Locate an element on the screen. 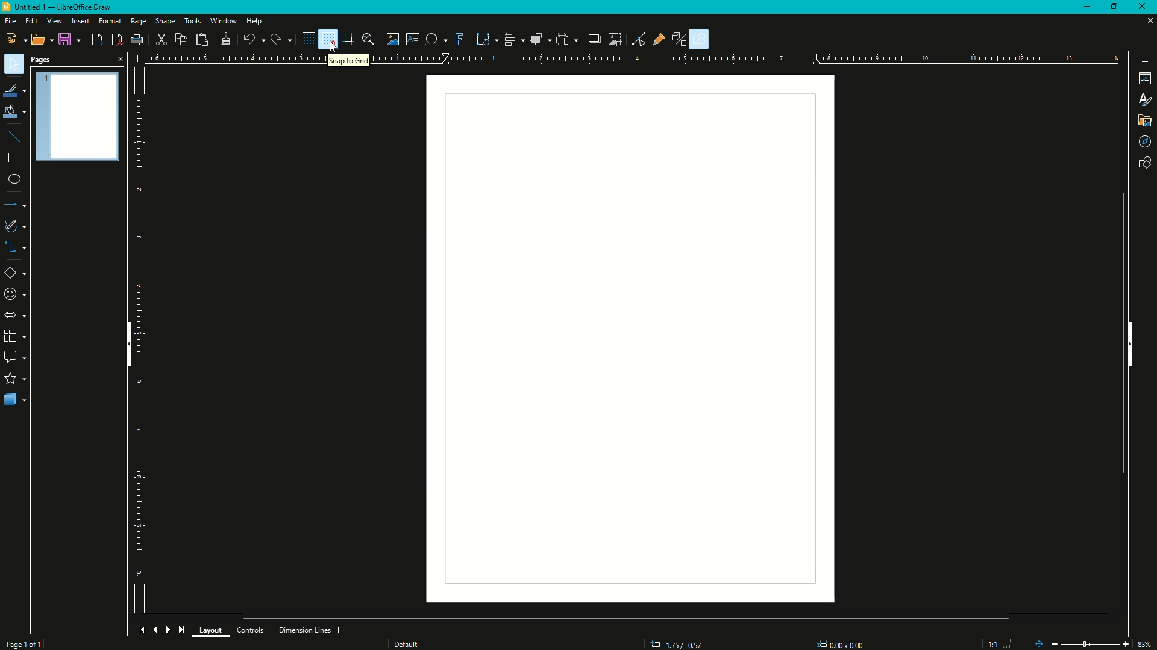 Image resolution: width=1157 pixels, height=650 pixels.  is located at coordinates (411, 643).